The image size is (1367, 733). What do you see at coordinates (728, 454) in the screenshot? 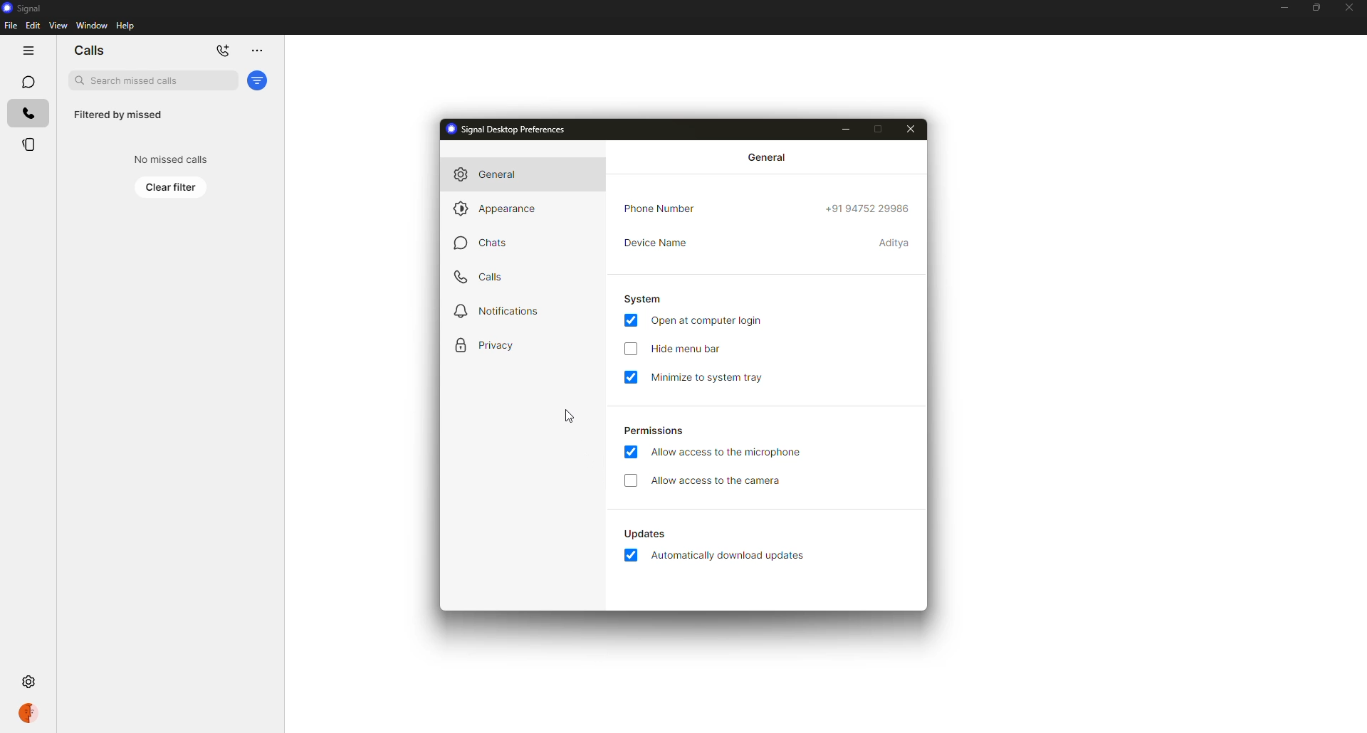
I see `allow access to microphone` at bounding box center [728, 454].